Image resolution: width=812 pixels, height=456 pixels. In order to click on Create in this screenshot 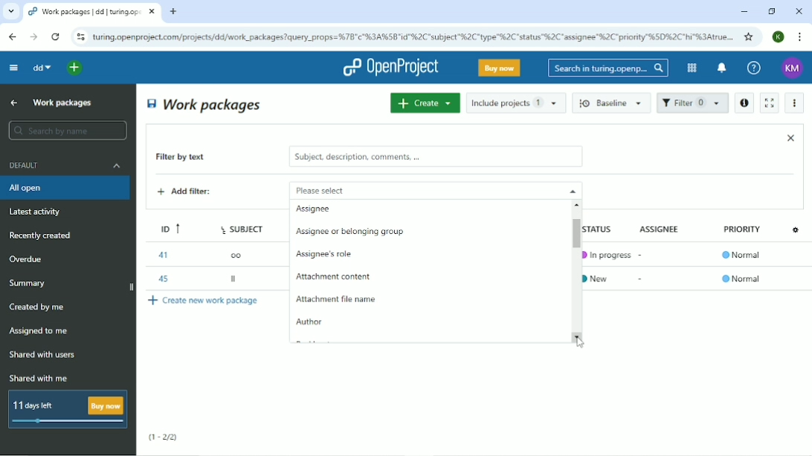, I will do `click(425, 102)`.